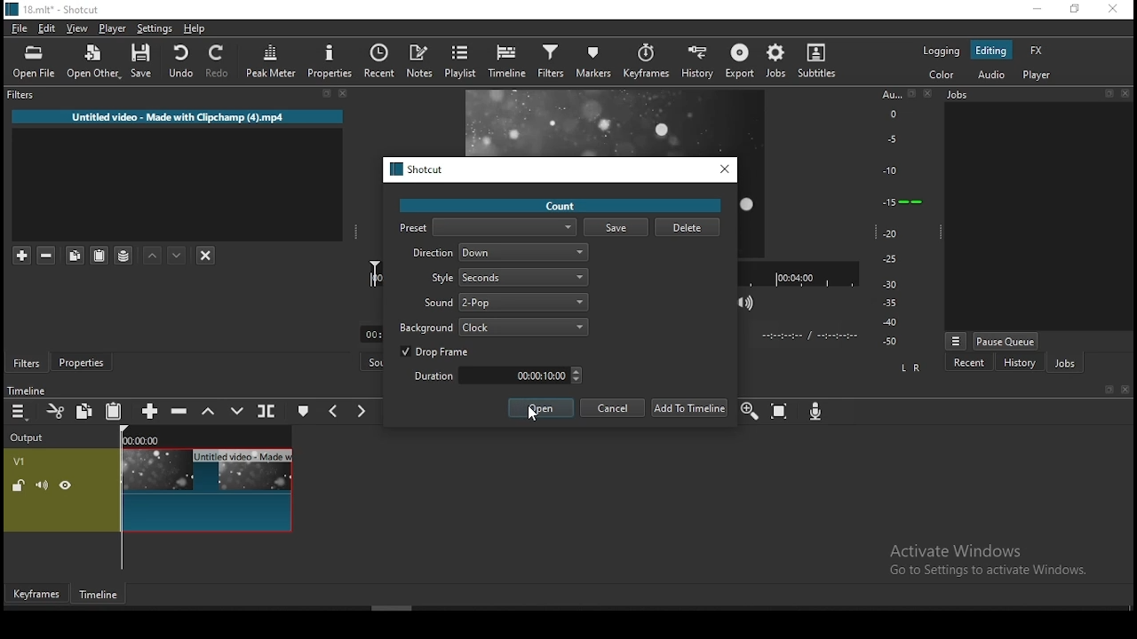  What do you see at coordinates (699, 60) in the screenshot?
I see `history` at bounding box center [699, 60].